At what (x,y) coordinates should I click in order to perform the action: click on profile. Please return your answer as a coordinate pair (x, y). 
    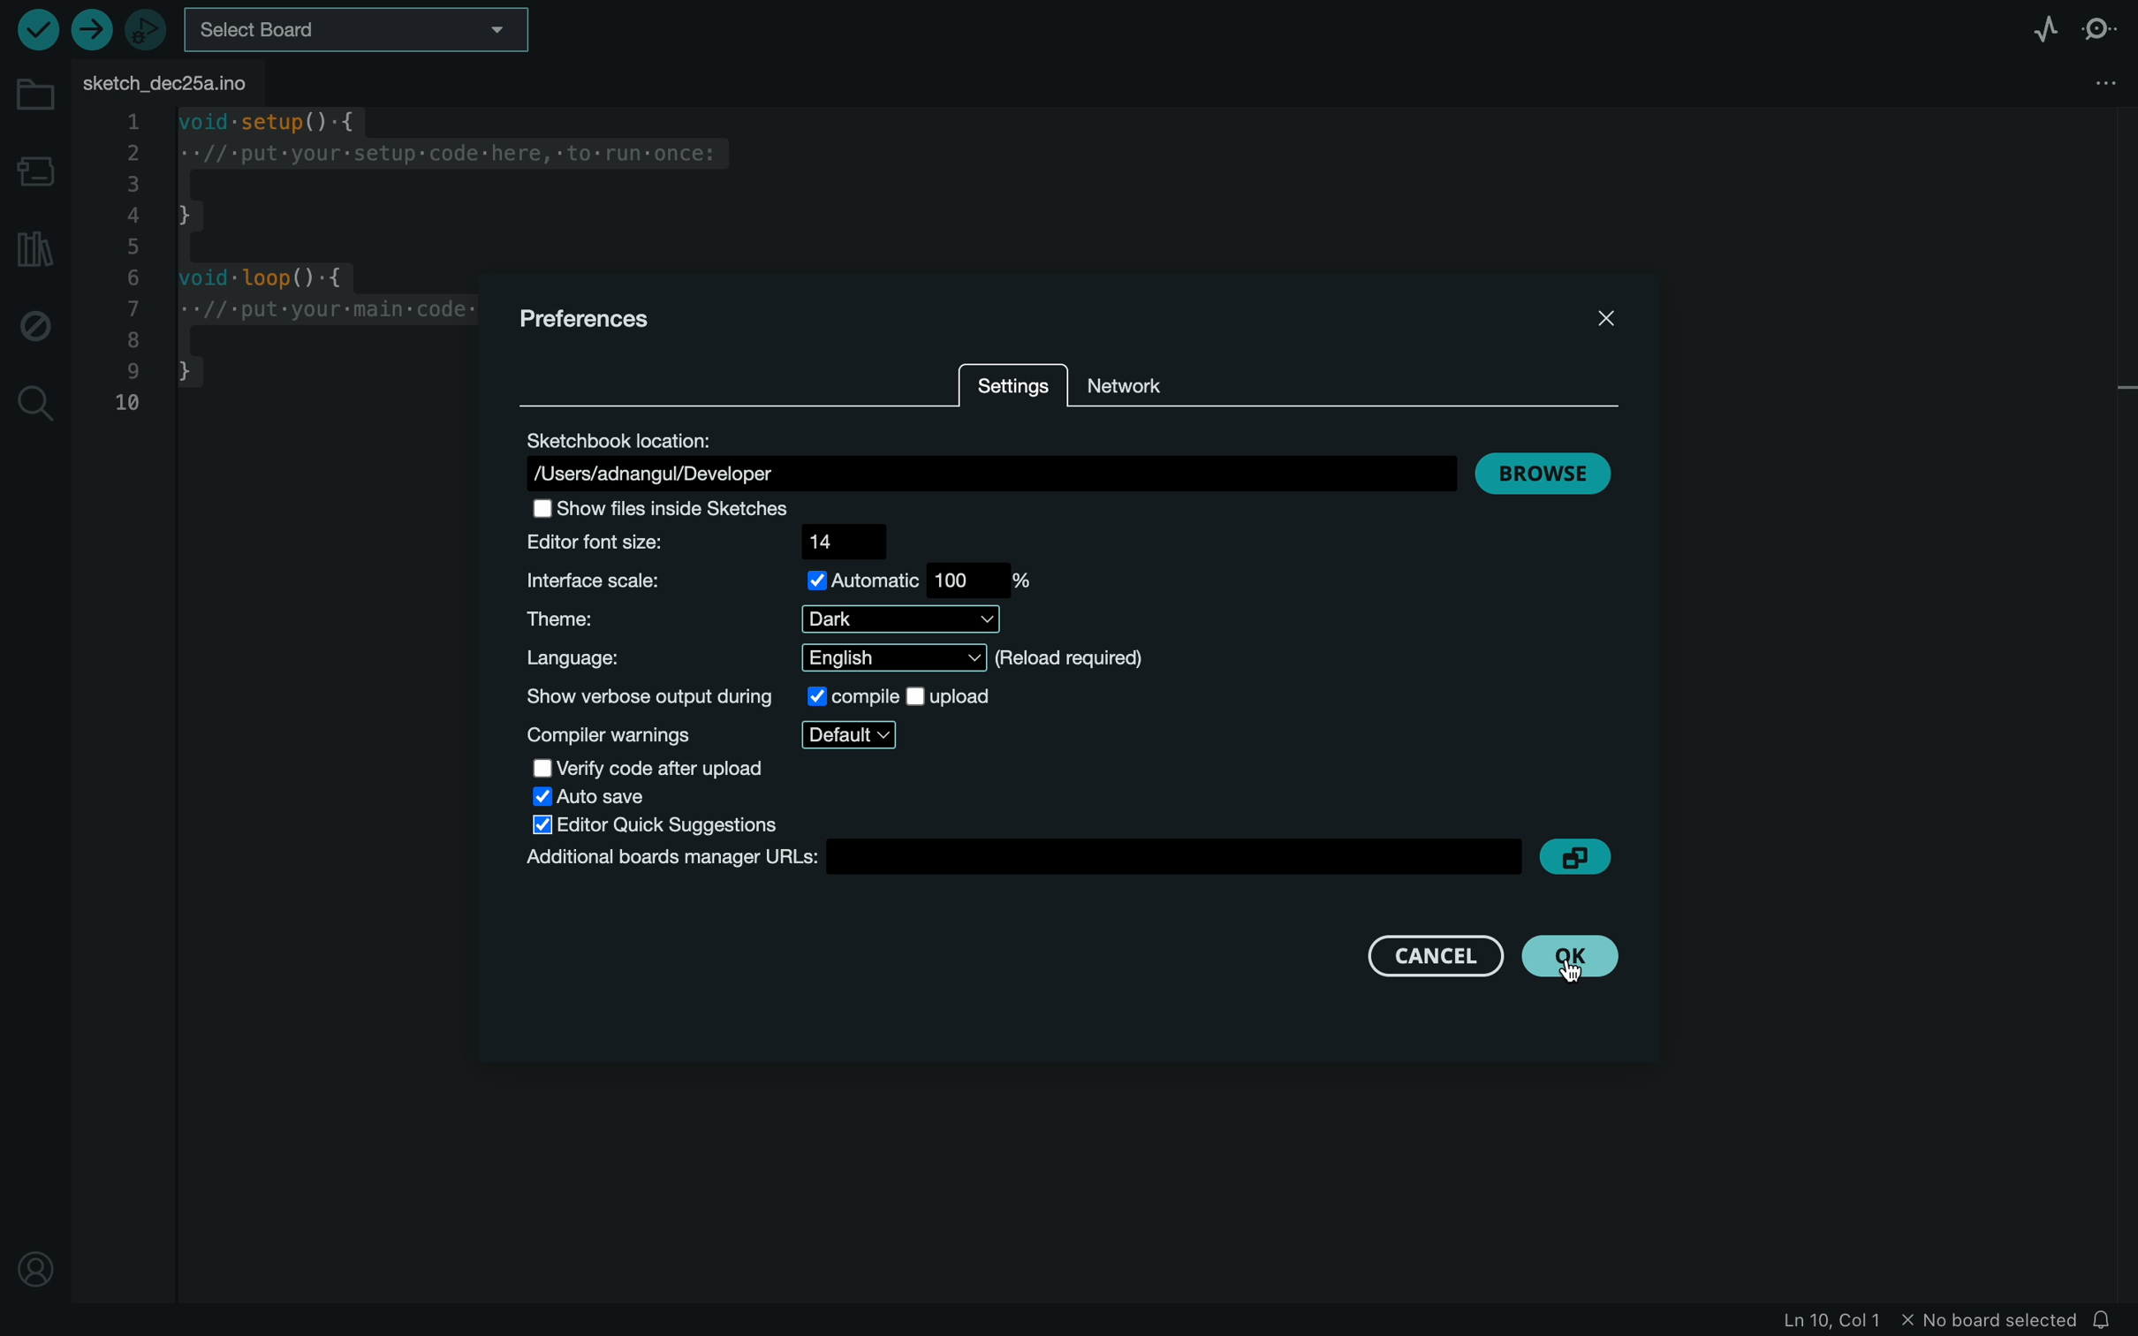
    Looking at the image, I should click on (36, 1256).